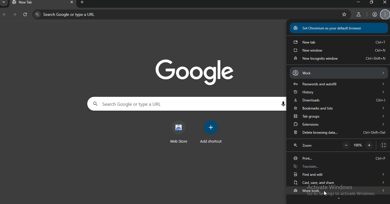 The width and height of the screenshot is (390, 204). I want to click on minimize, so click(356, 2).